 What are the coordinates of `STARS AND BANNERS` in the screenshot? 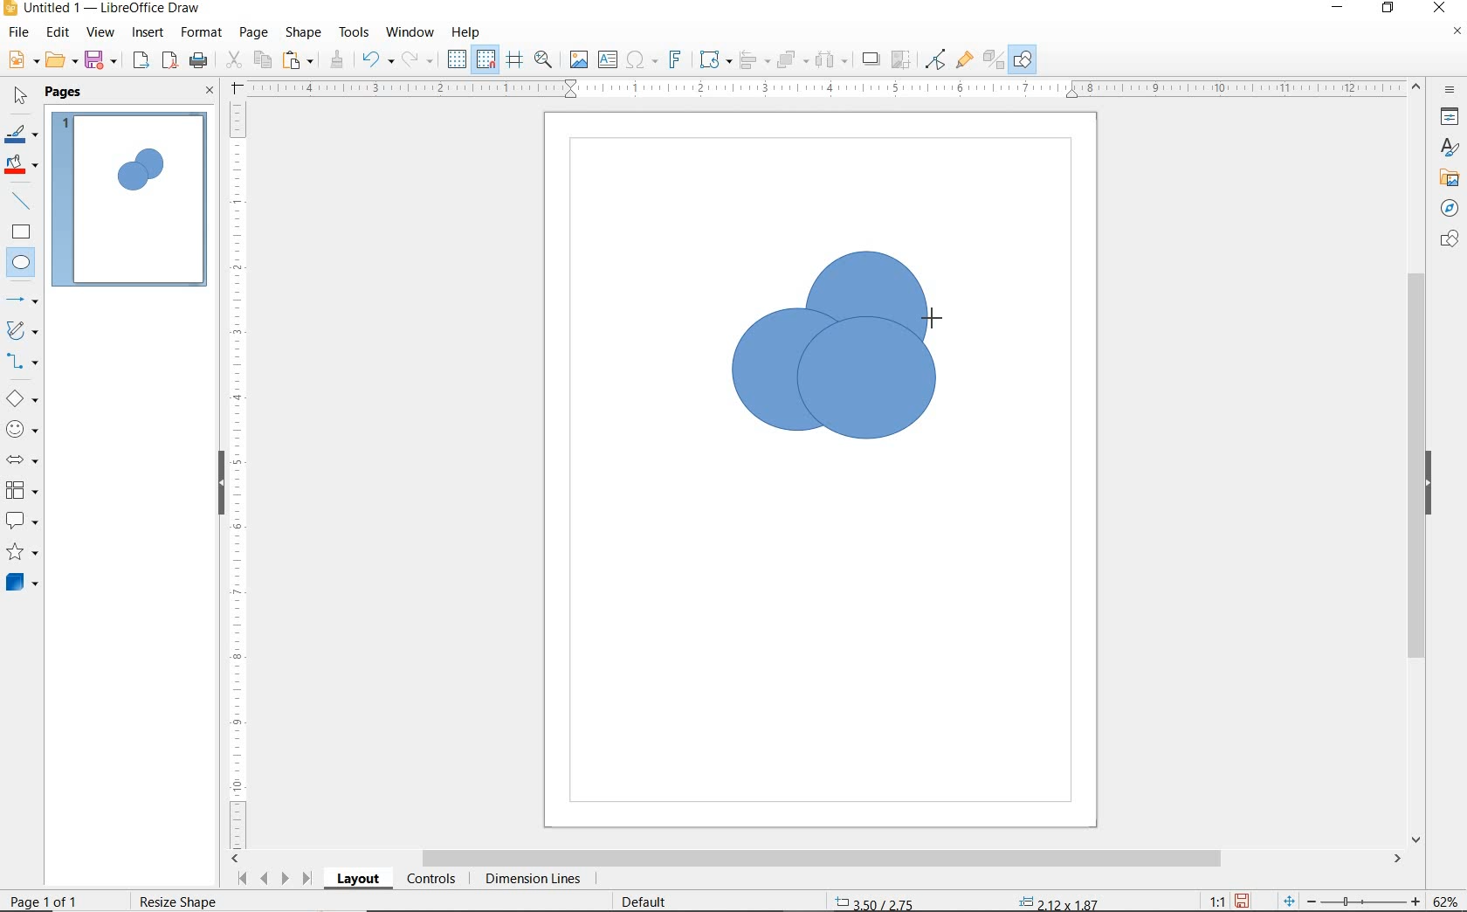 It's located at (22, 554).